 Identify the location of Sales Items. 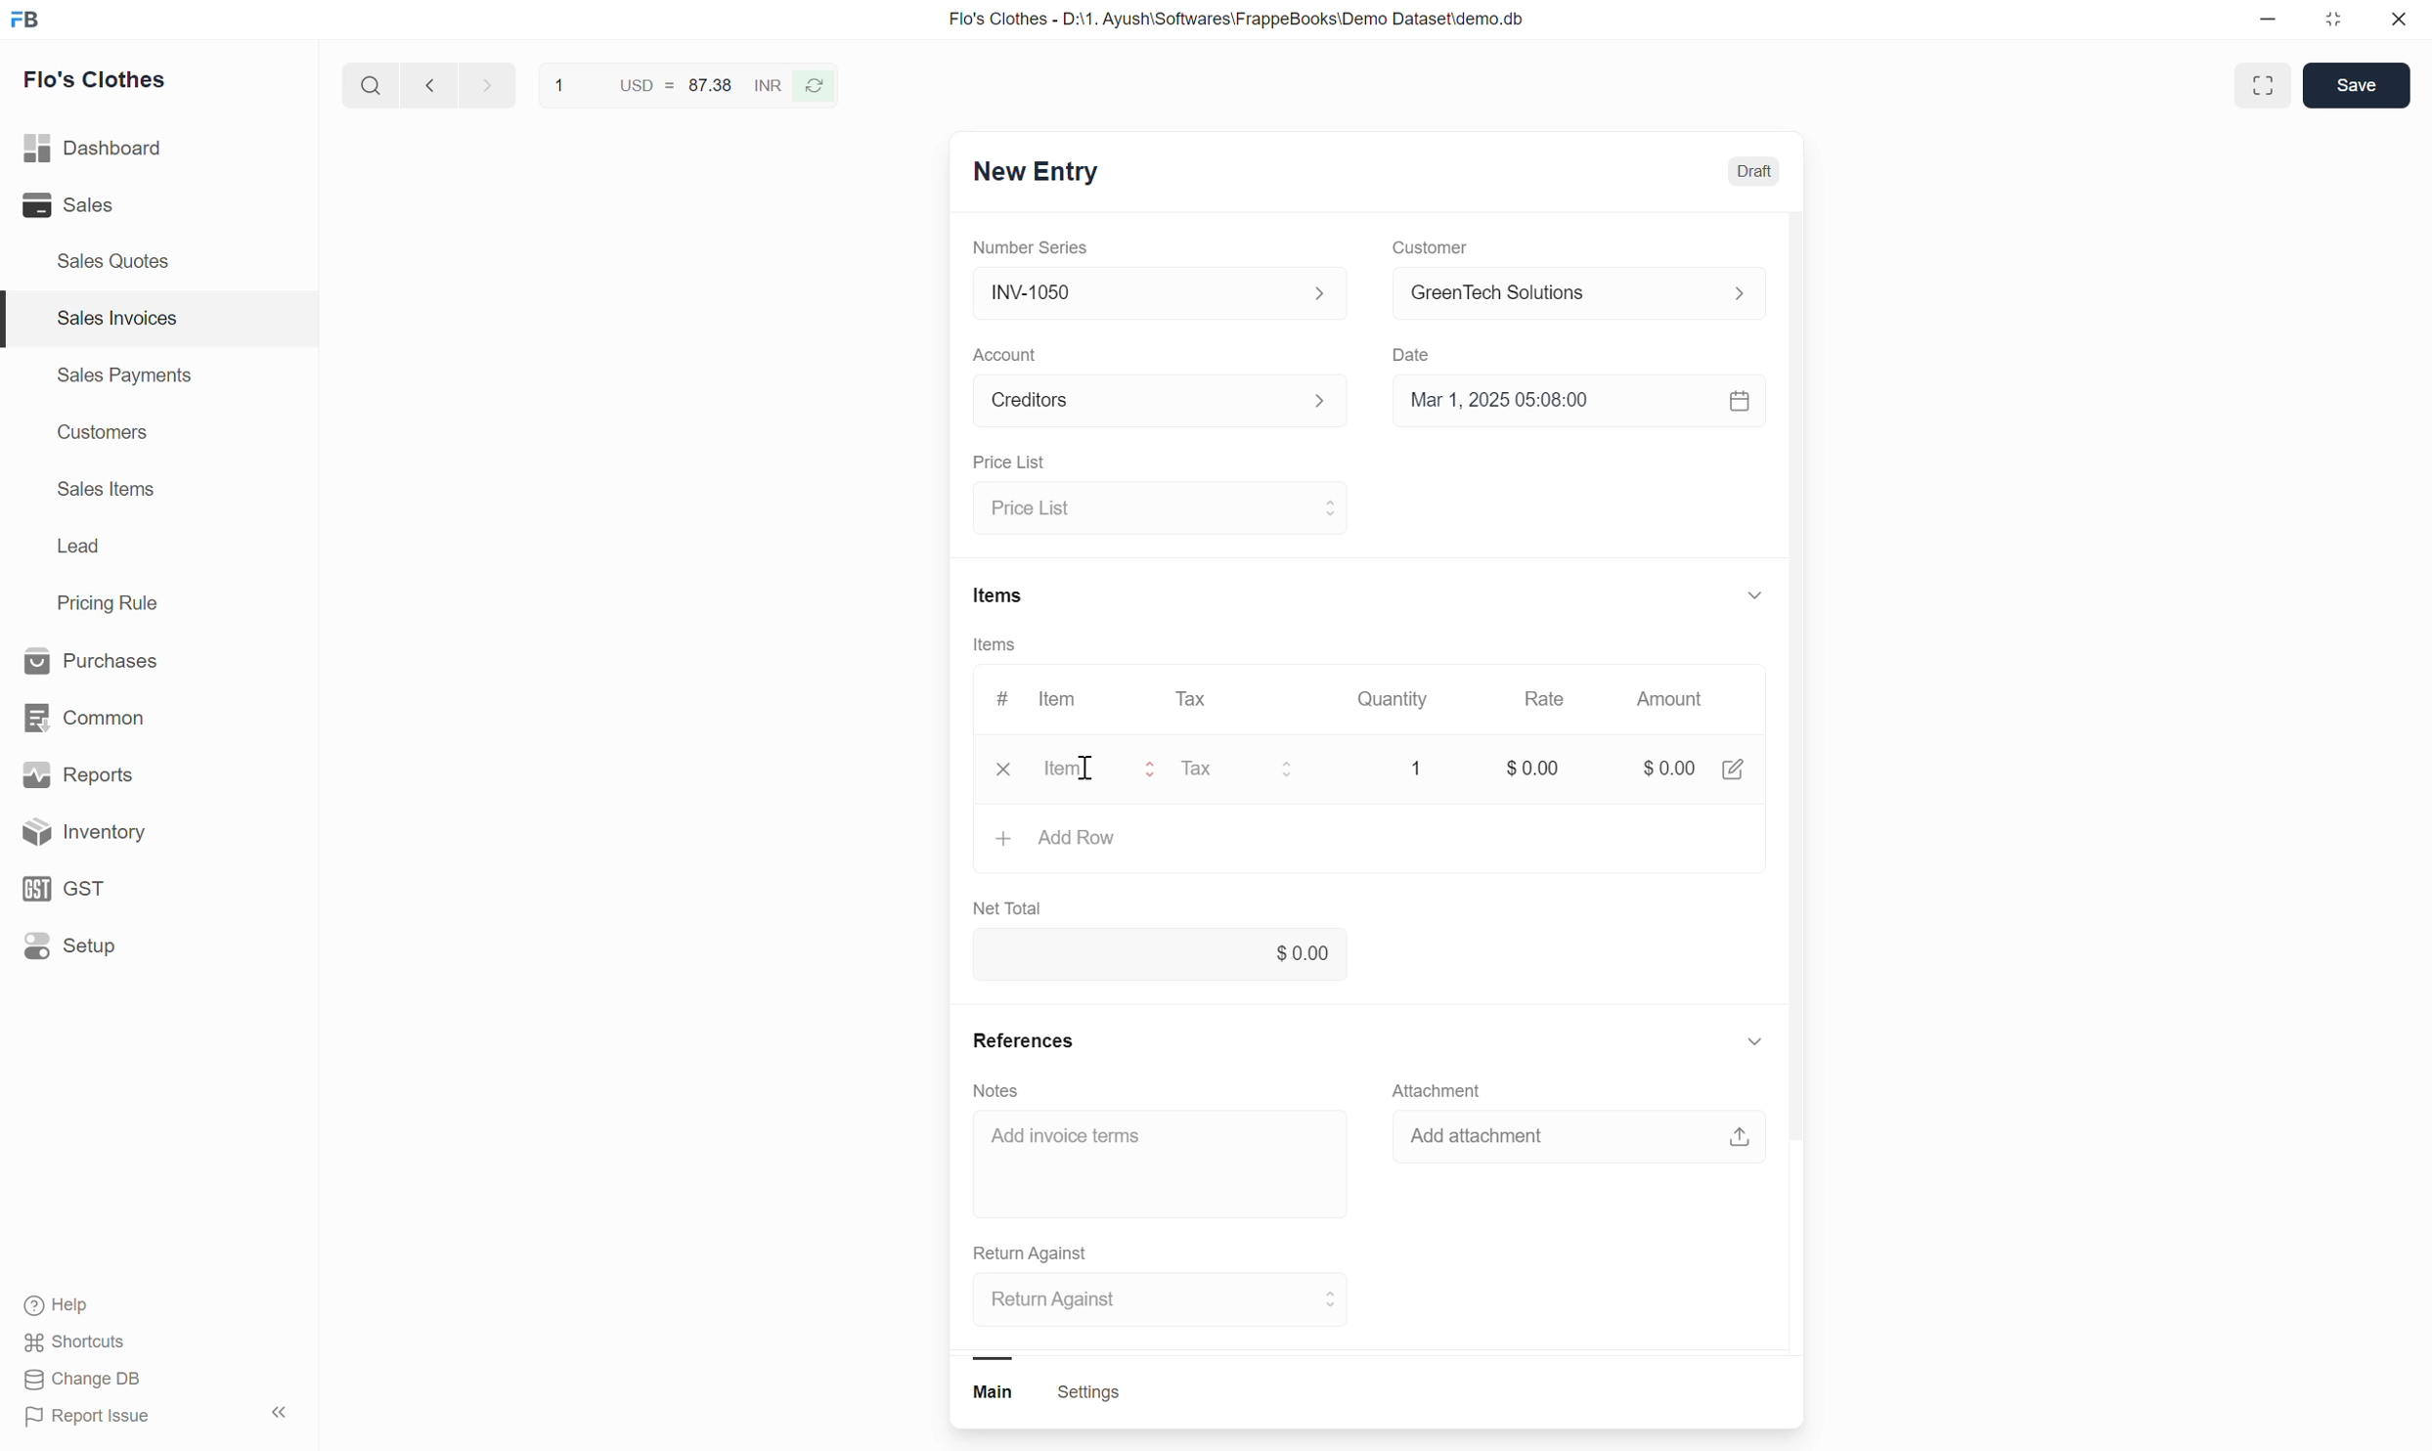
(108, 491).